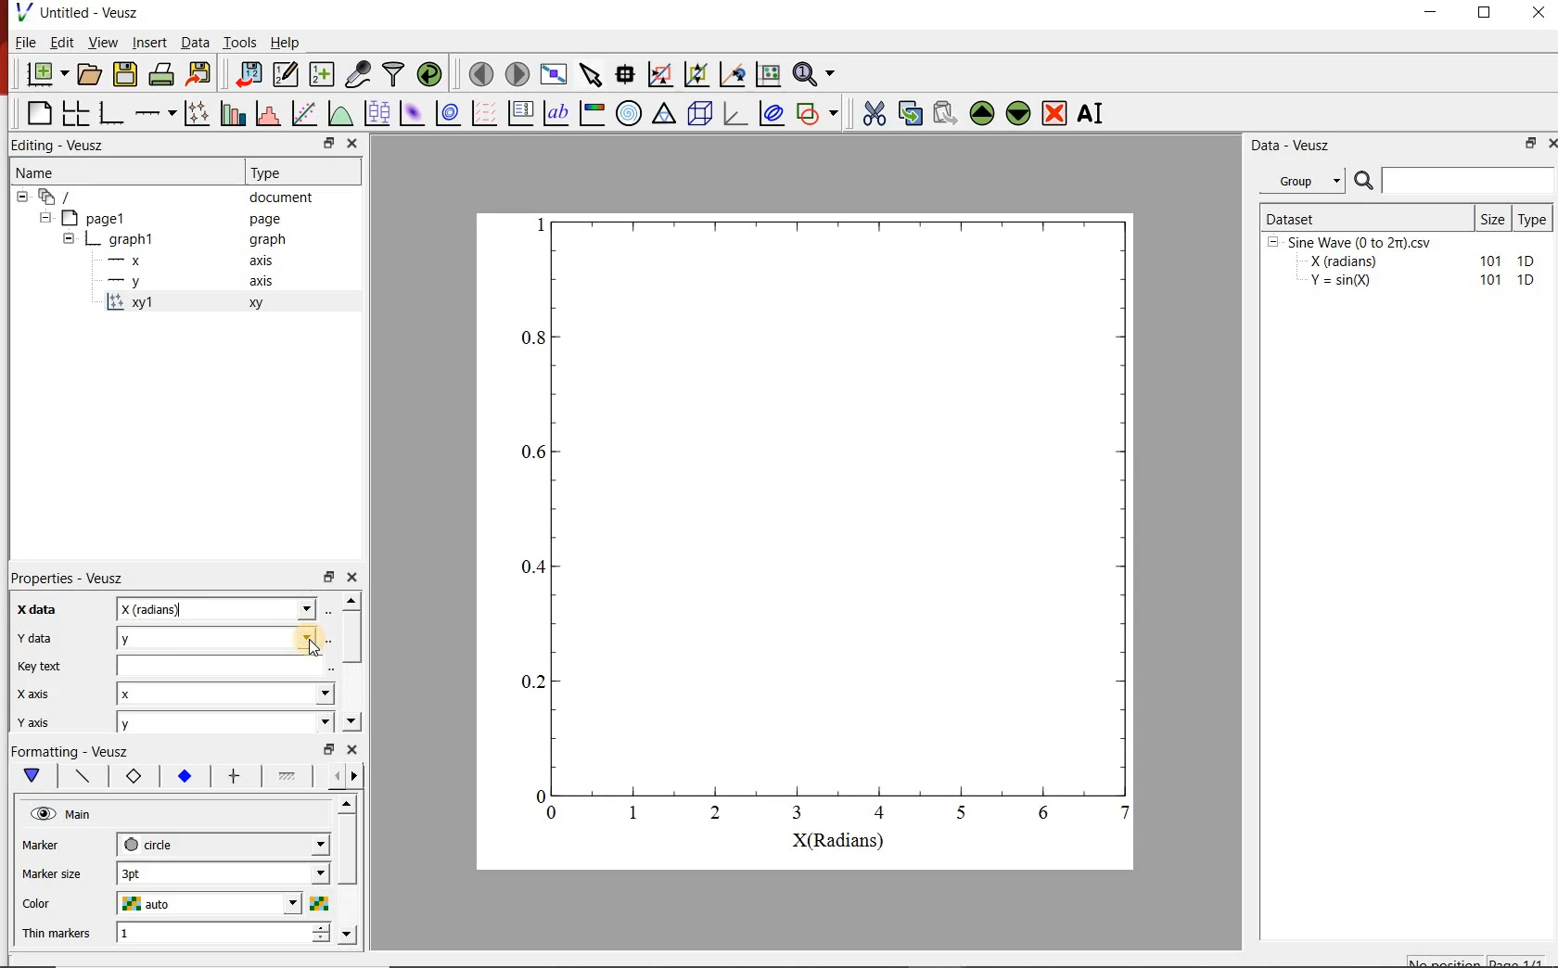 This screenshot has height=968, width=1558. Describe the element at coordinates (351, 600) in the screenshot. I see `Up` at that location.